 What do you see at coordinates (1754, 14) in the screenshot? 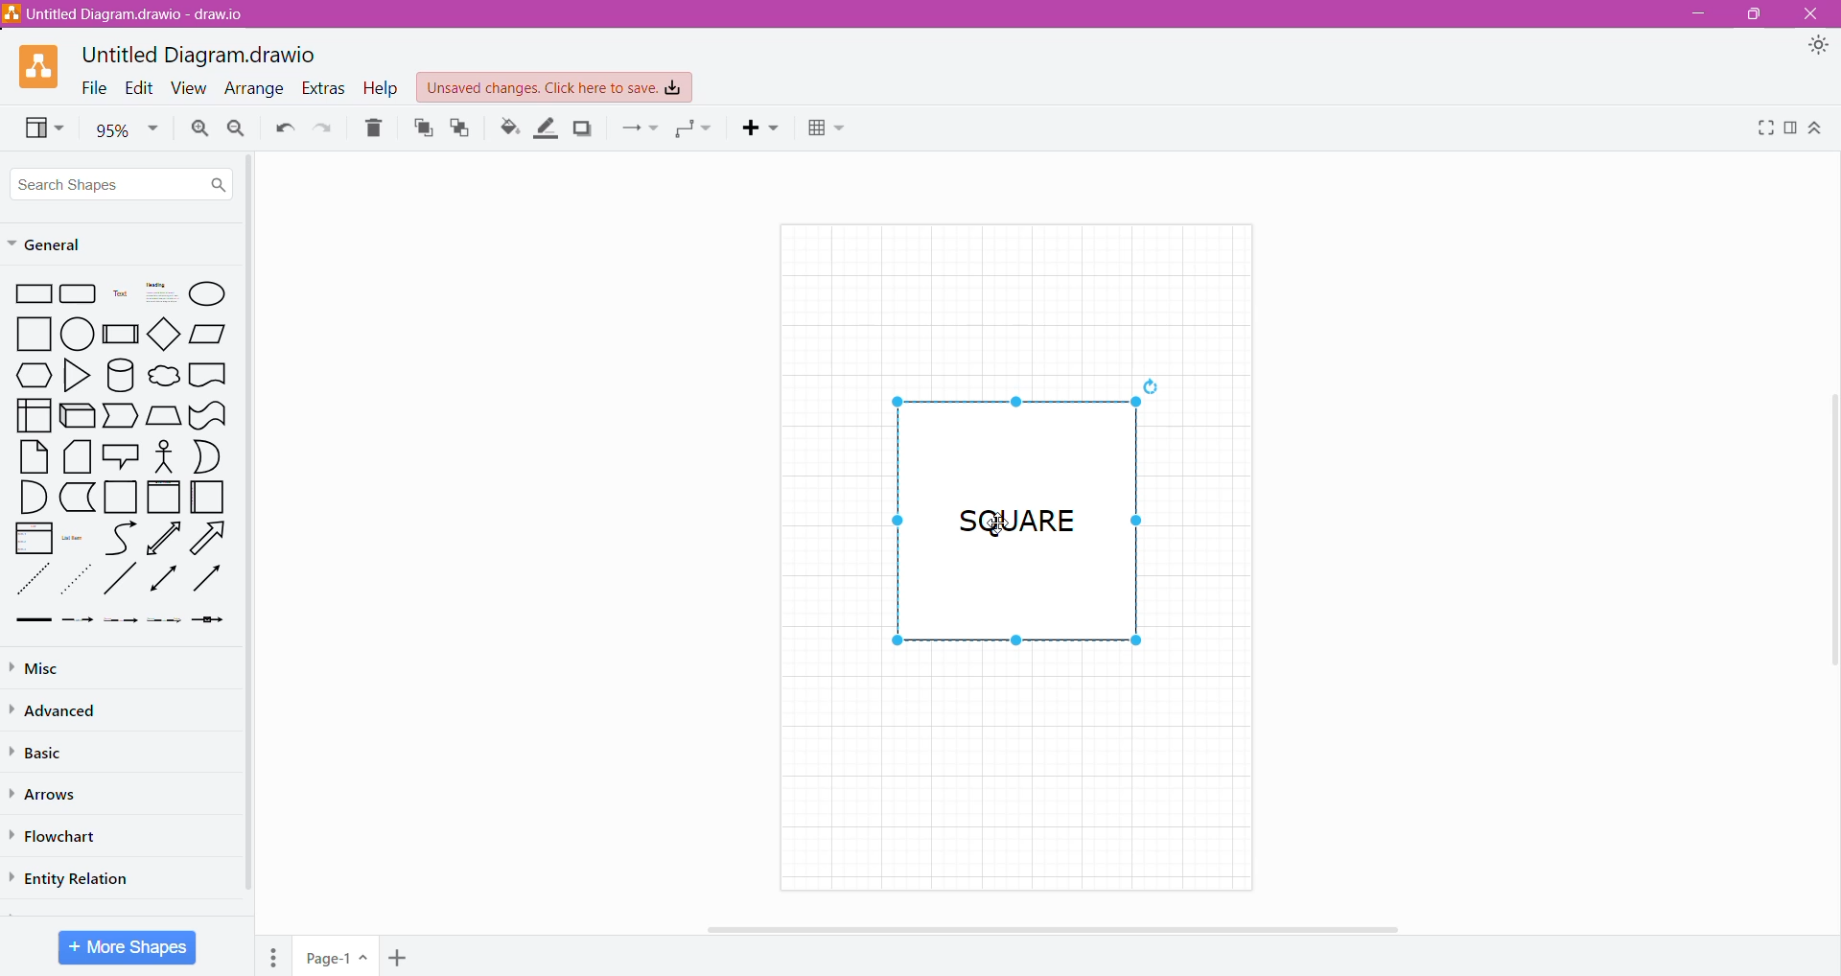
I see `Restore Down` at bounding box center [1754, 14].